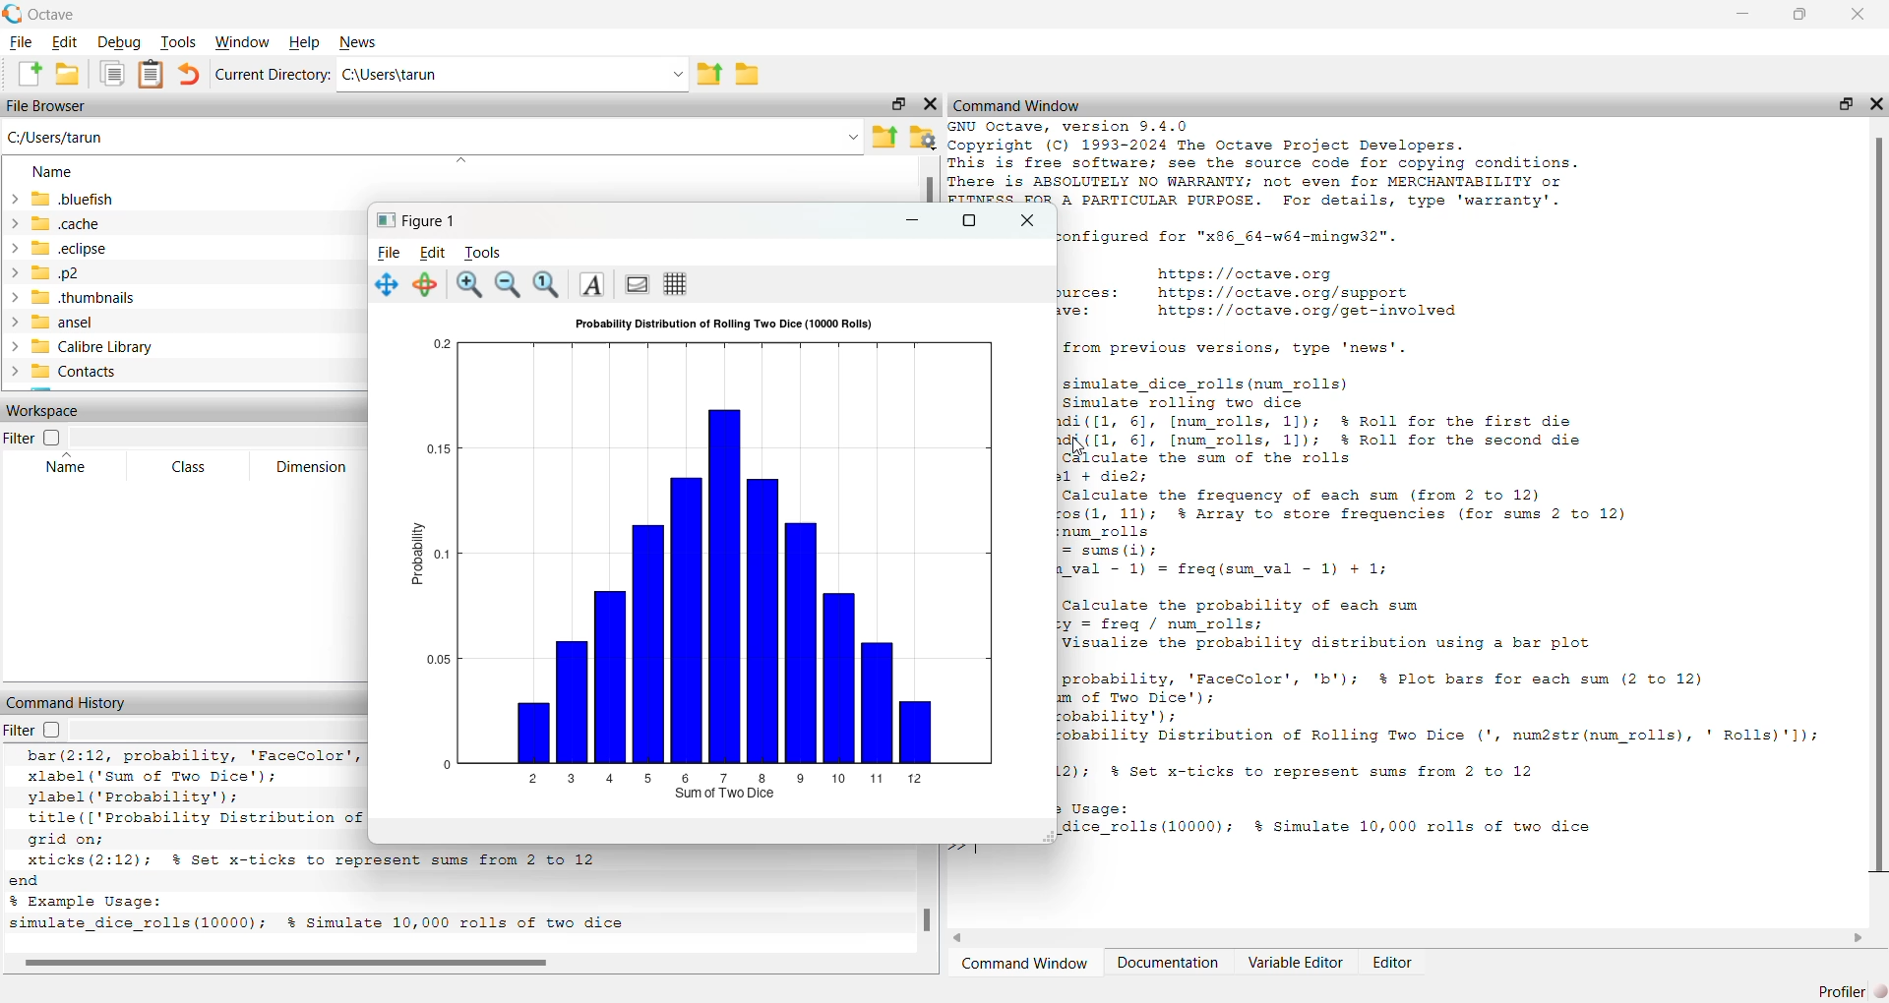 This screenshot has width=1889, height=1003. Describe the element at coordinates (443, 74) in the screenshot. I see `Ci\Users\tarun` at that location.